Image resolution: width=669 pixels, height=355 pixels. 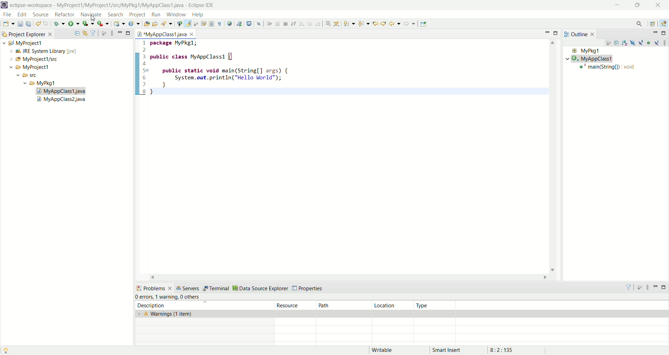 What do you see at coordinates (154, 287) in the screenshot?
I see `problems` at bounding box center [154, 287].